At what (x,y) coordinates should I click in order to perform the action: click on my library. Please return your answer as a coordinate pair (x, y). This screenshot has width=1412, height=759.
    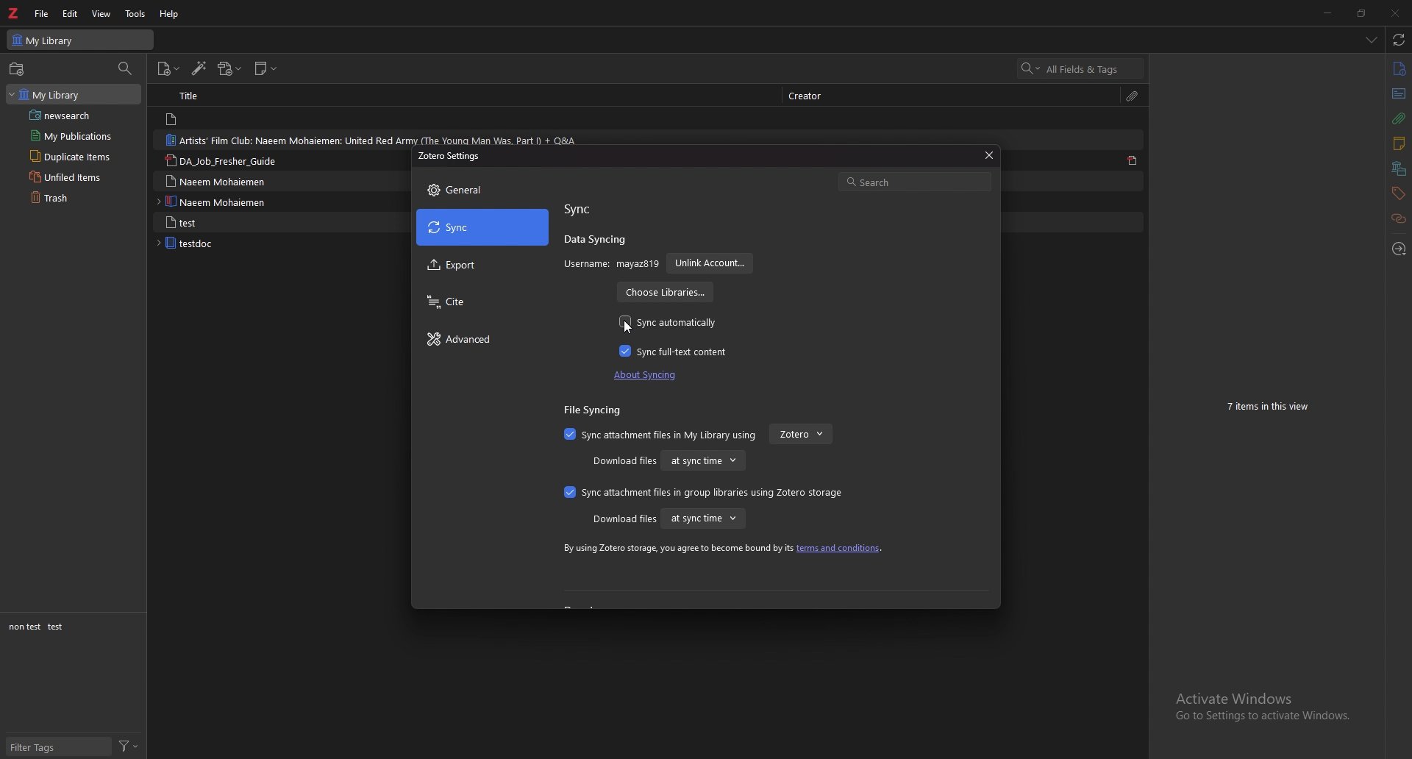
    Looking at the image, I should click on (74, 94).